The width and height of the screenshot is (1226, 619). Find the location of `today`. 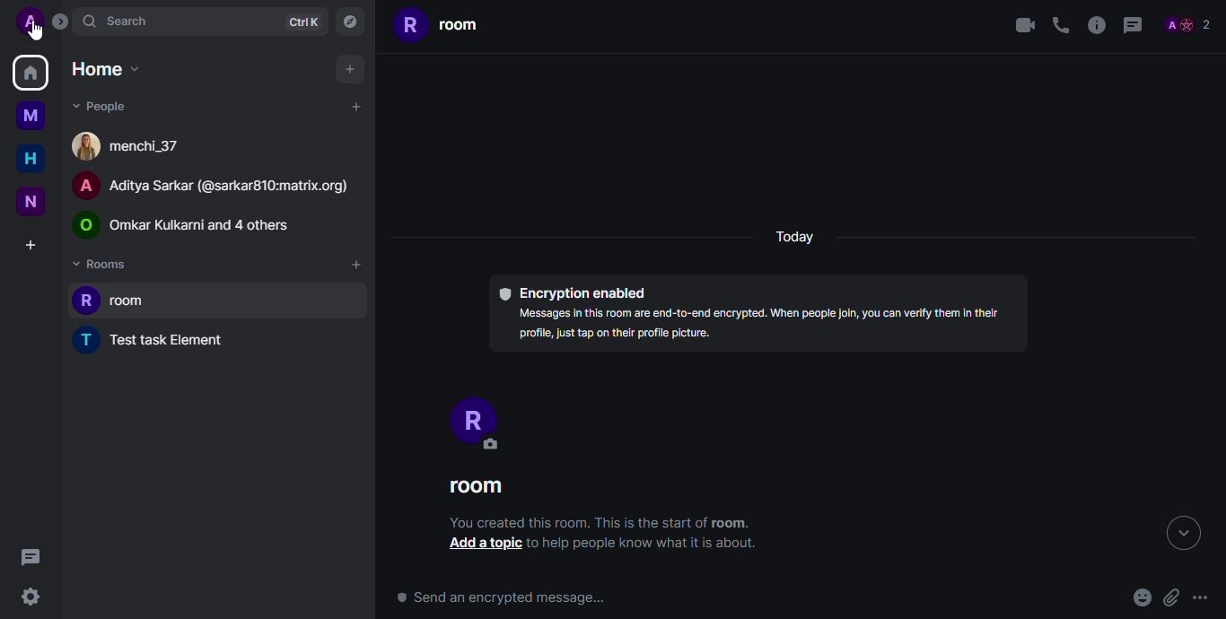

today is located at coordinates (797, 234).